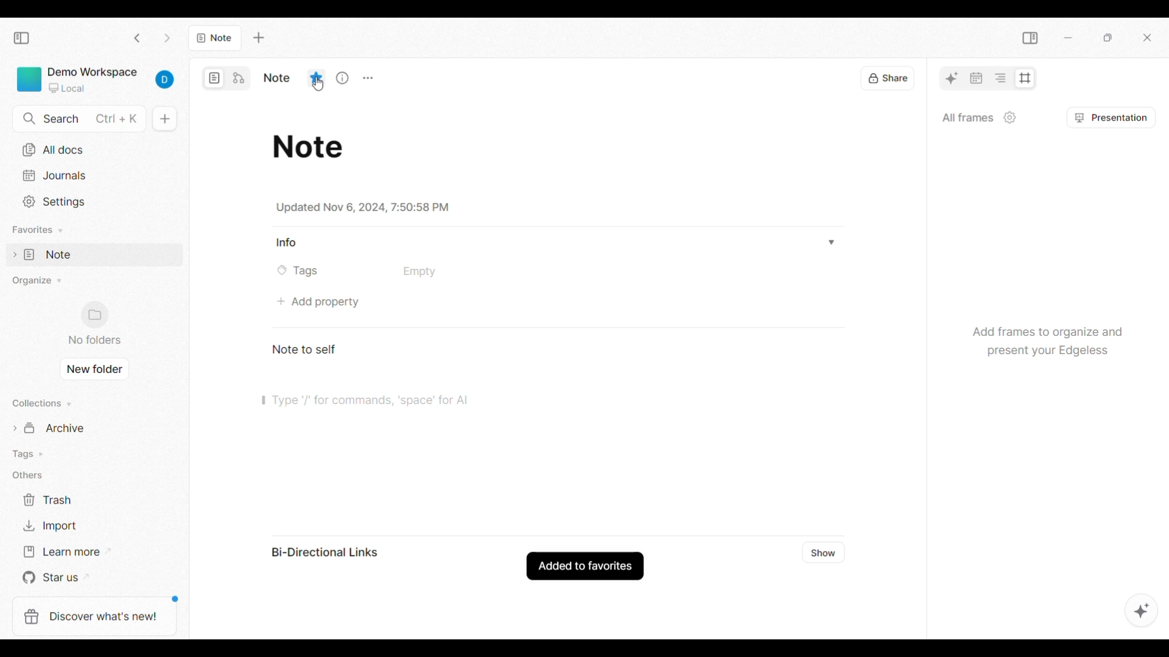 The image size is (1169, 657). Describe the element at coordinates (137, 38) in the screenshot. I see `Go back` at that location.